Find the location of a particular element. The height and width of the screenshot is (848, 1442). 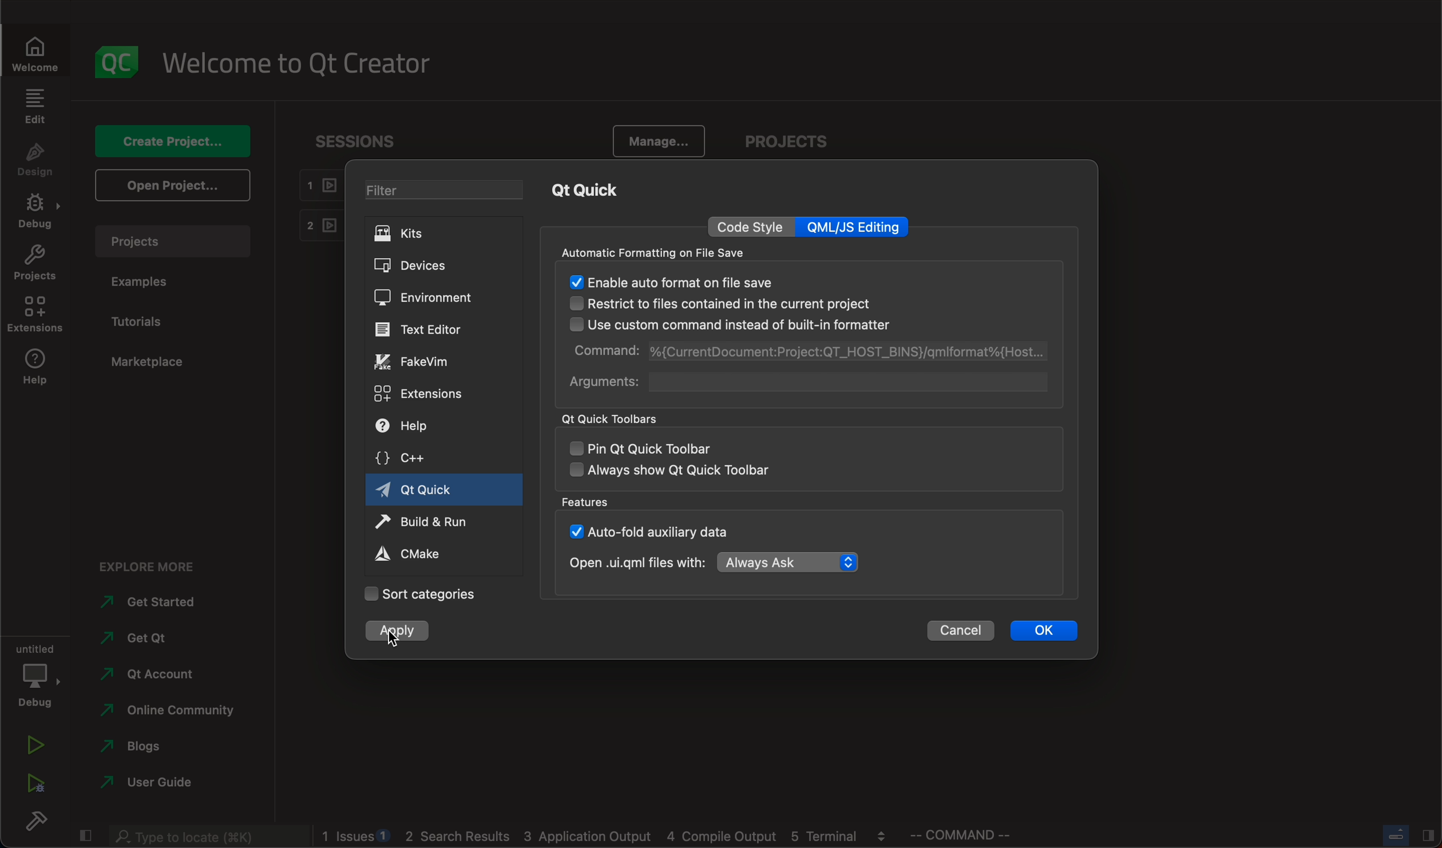

qt quick is located at coordinates (429, 490).